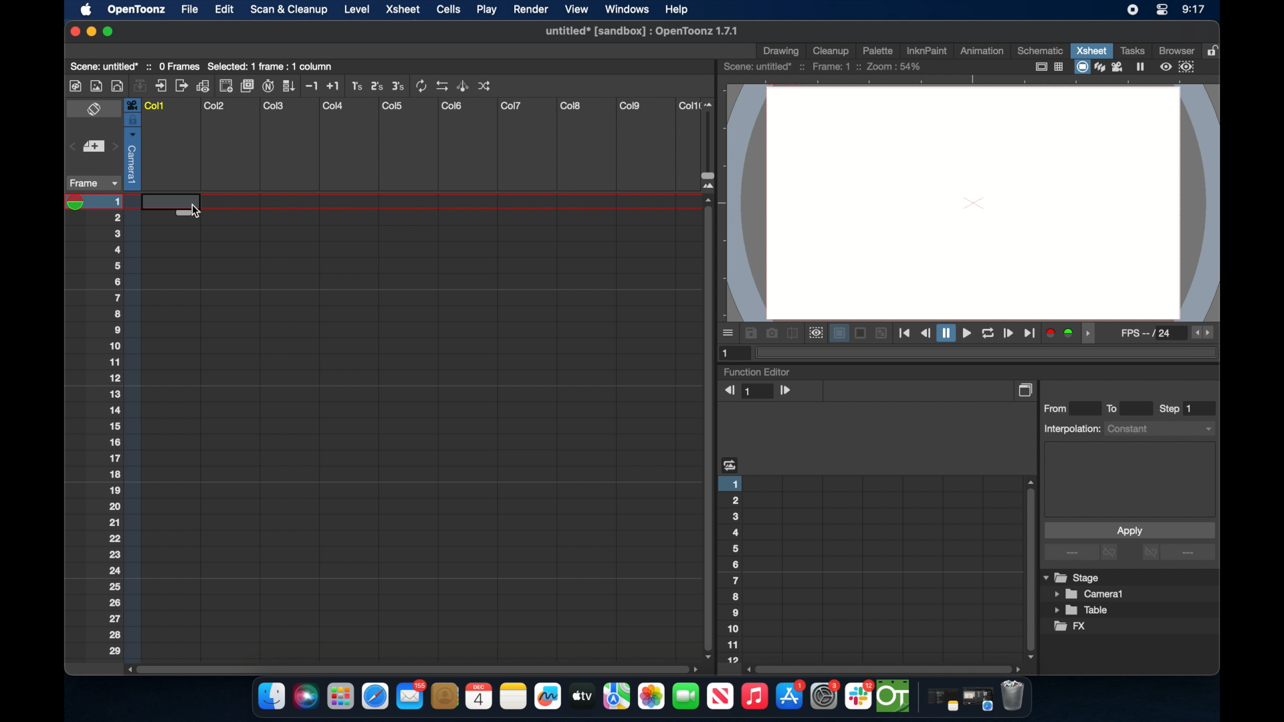  Describe the element at coordinates (1111, 67) in the screenshot. I see `view modes` at that location.